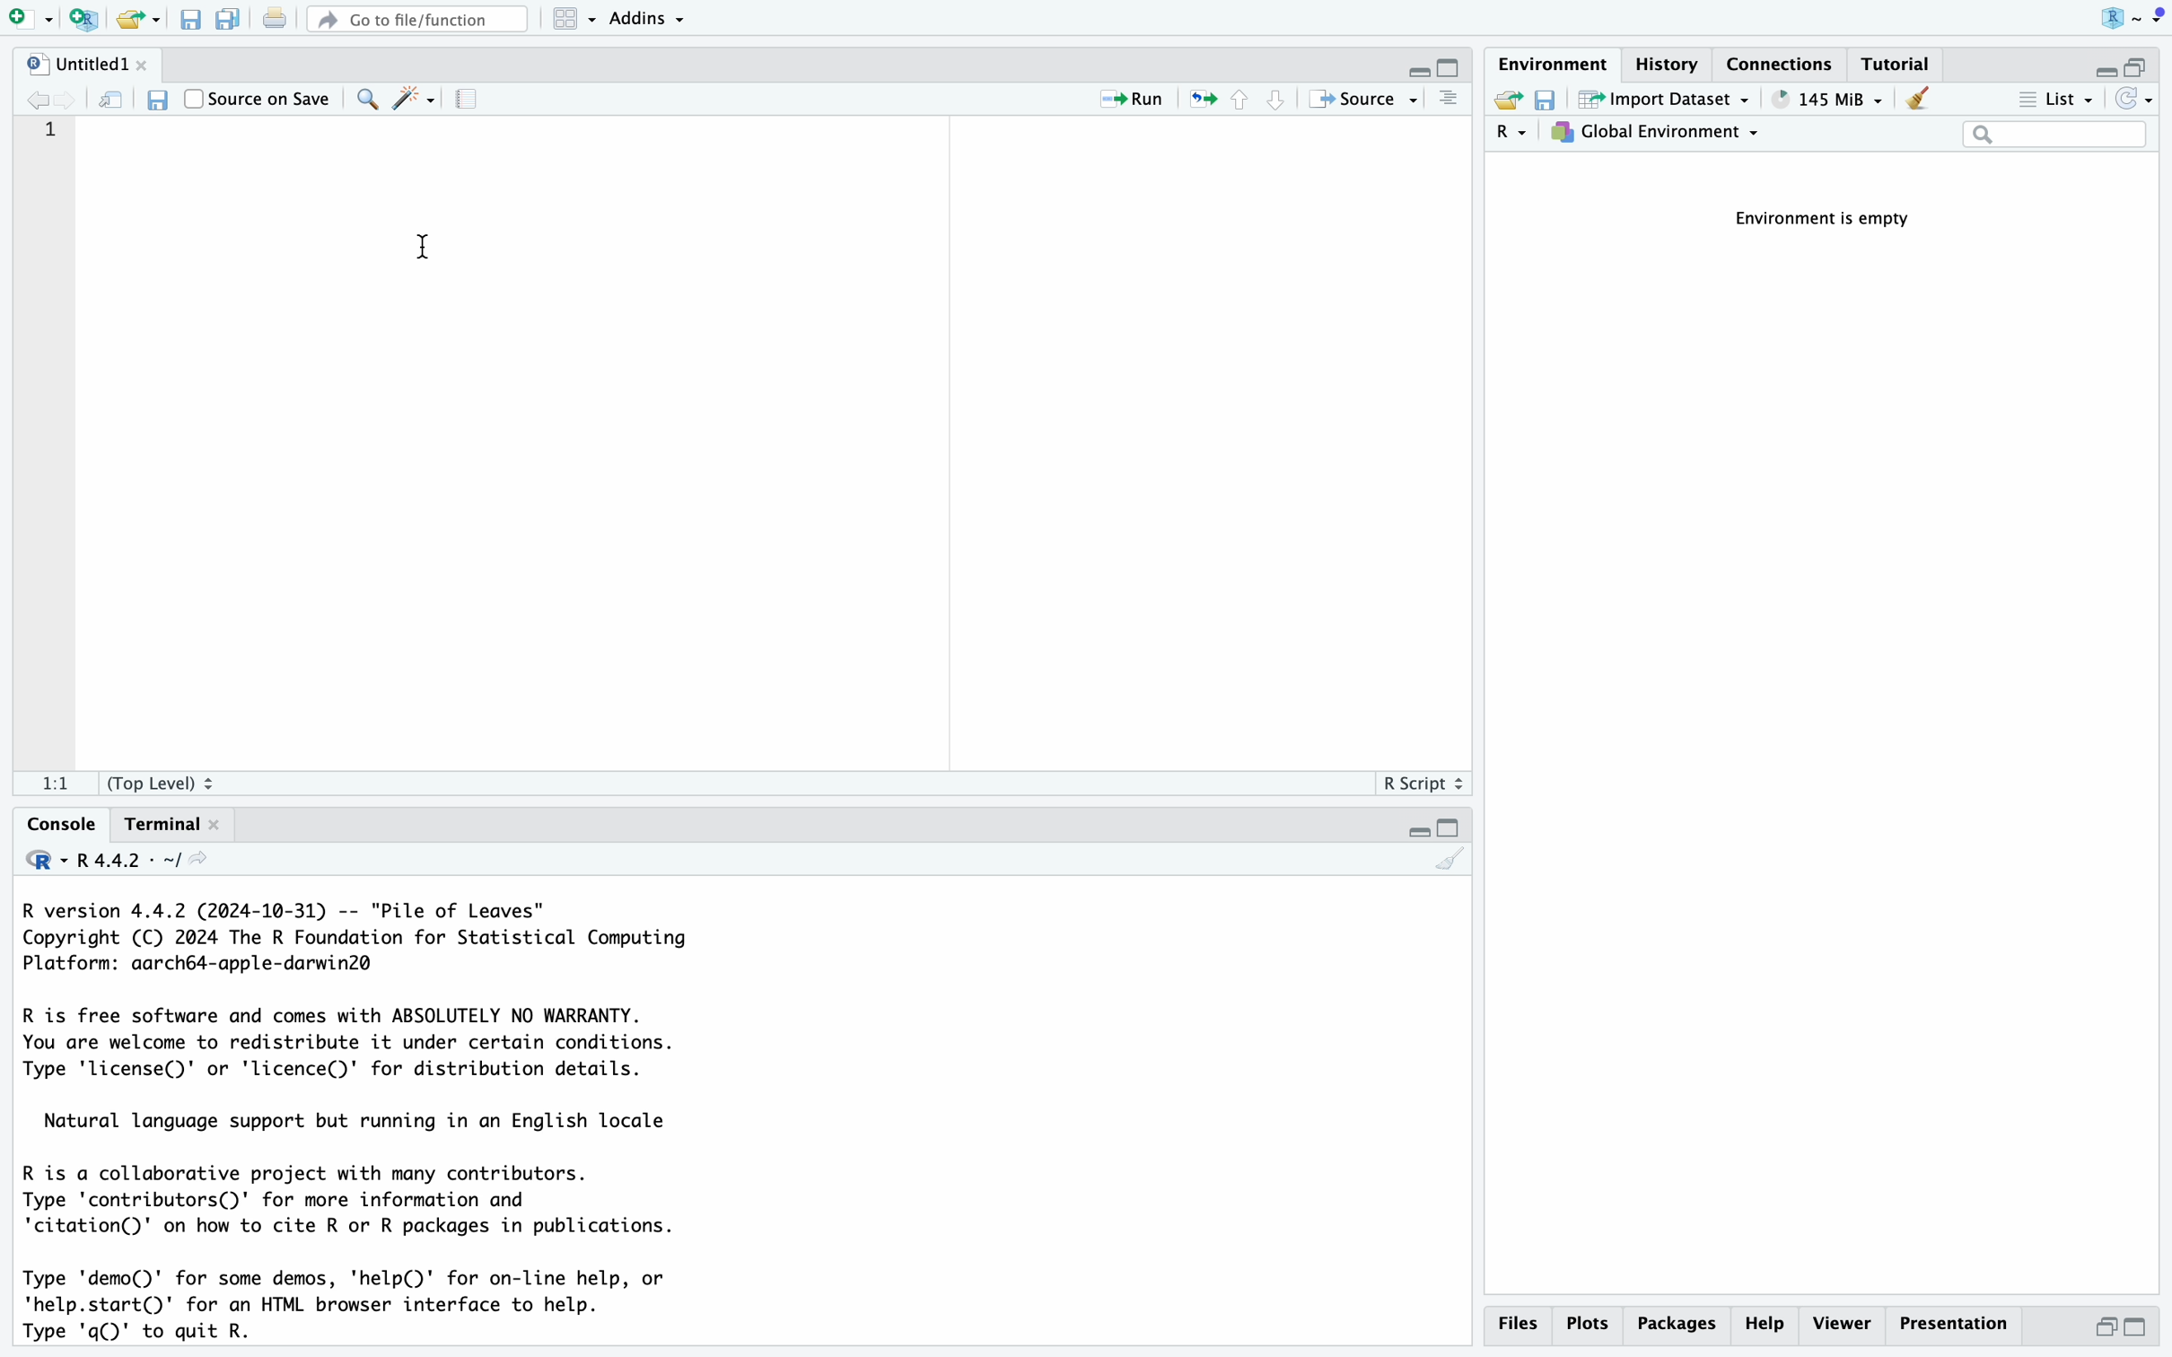 The width and height of the screenshot is (2172, 1357). Describe the element at coordinates (347, 935) in the screenshot. I see `description of version of R ` at that location.